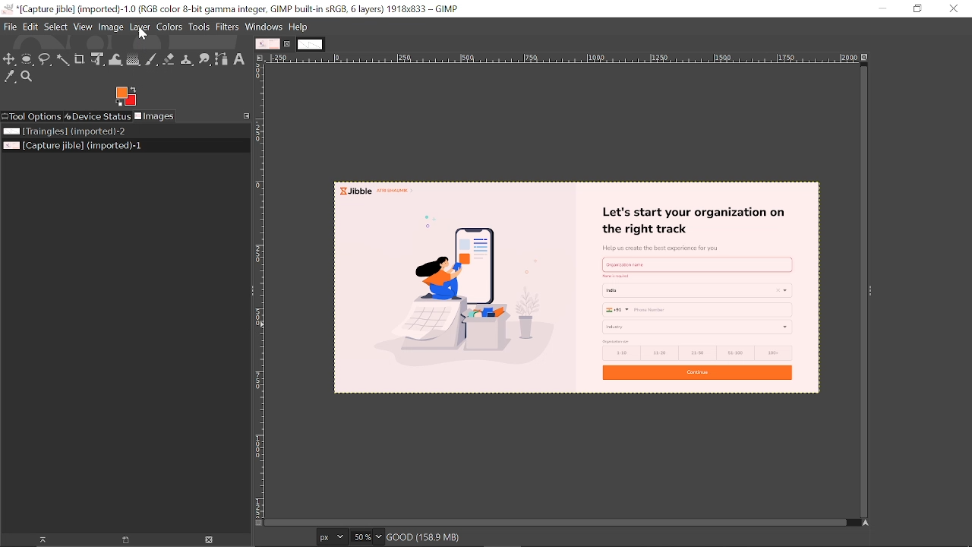 The width and height of the screenshot is (972, 547). Describe the element at coordinates (133, 59) in the screenshot. I see `Gradient` at that location.